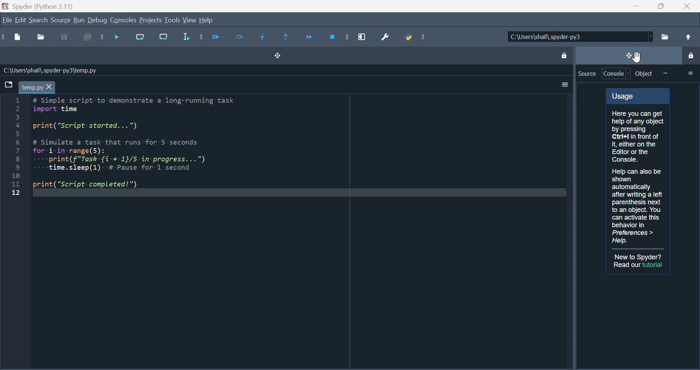  What do you see at coordinates (665, 73) in the screenshot?
I see `more` at bounding box center [665, 73].